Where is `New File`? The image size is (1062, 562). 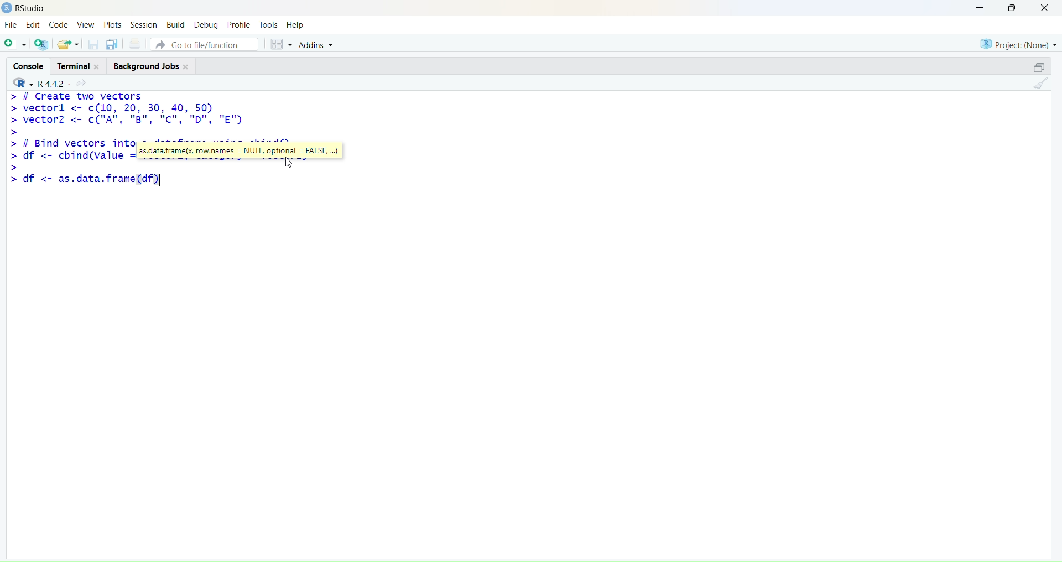 New File is located at coordinates (15, 45).